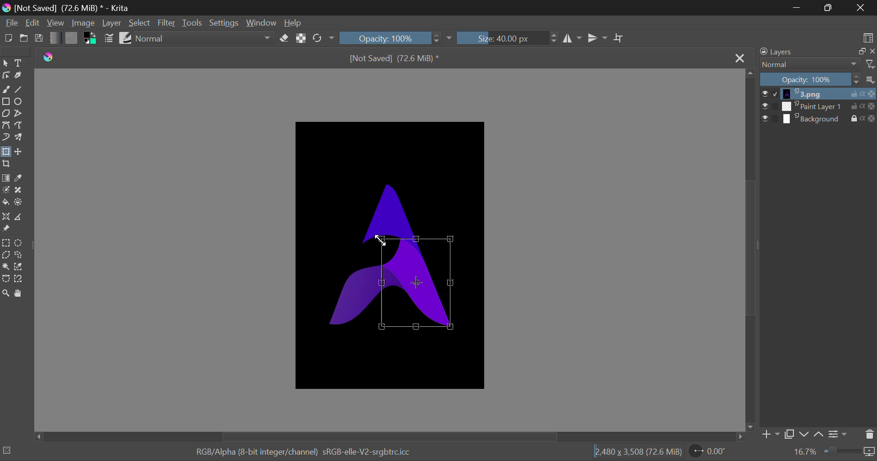 The width and height of the screenshot is (877, 461). Describe the element at coordinates (598, 38) in the screenshot. I see `Horizontal Mirror Flip` at that location.